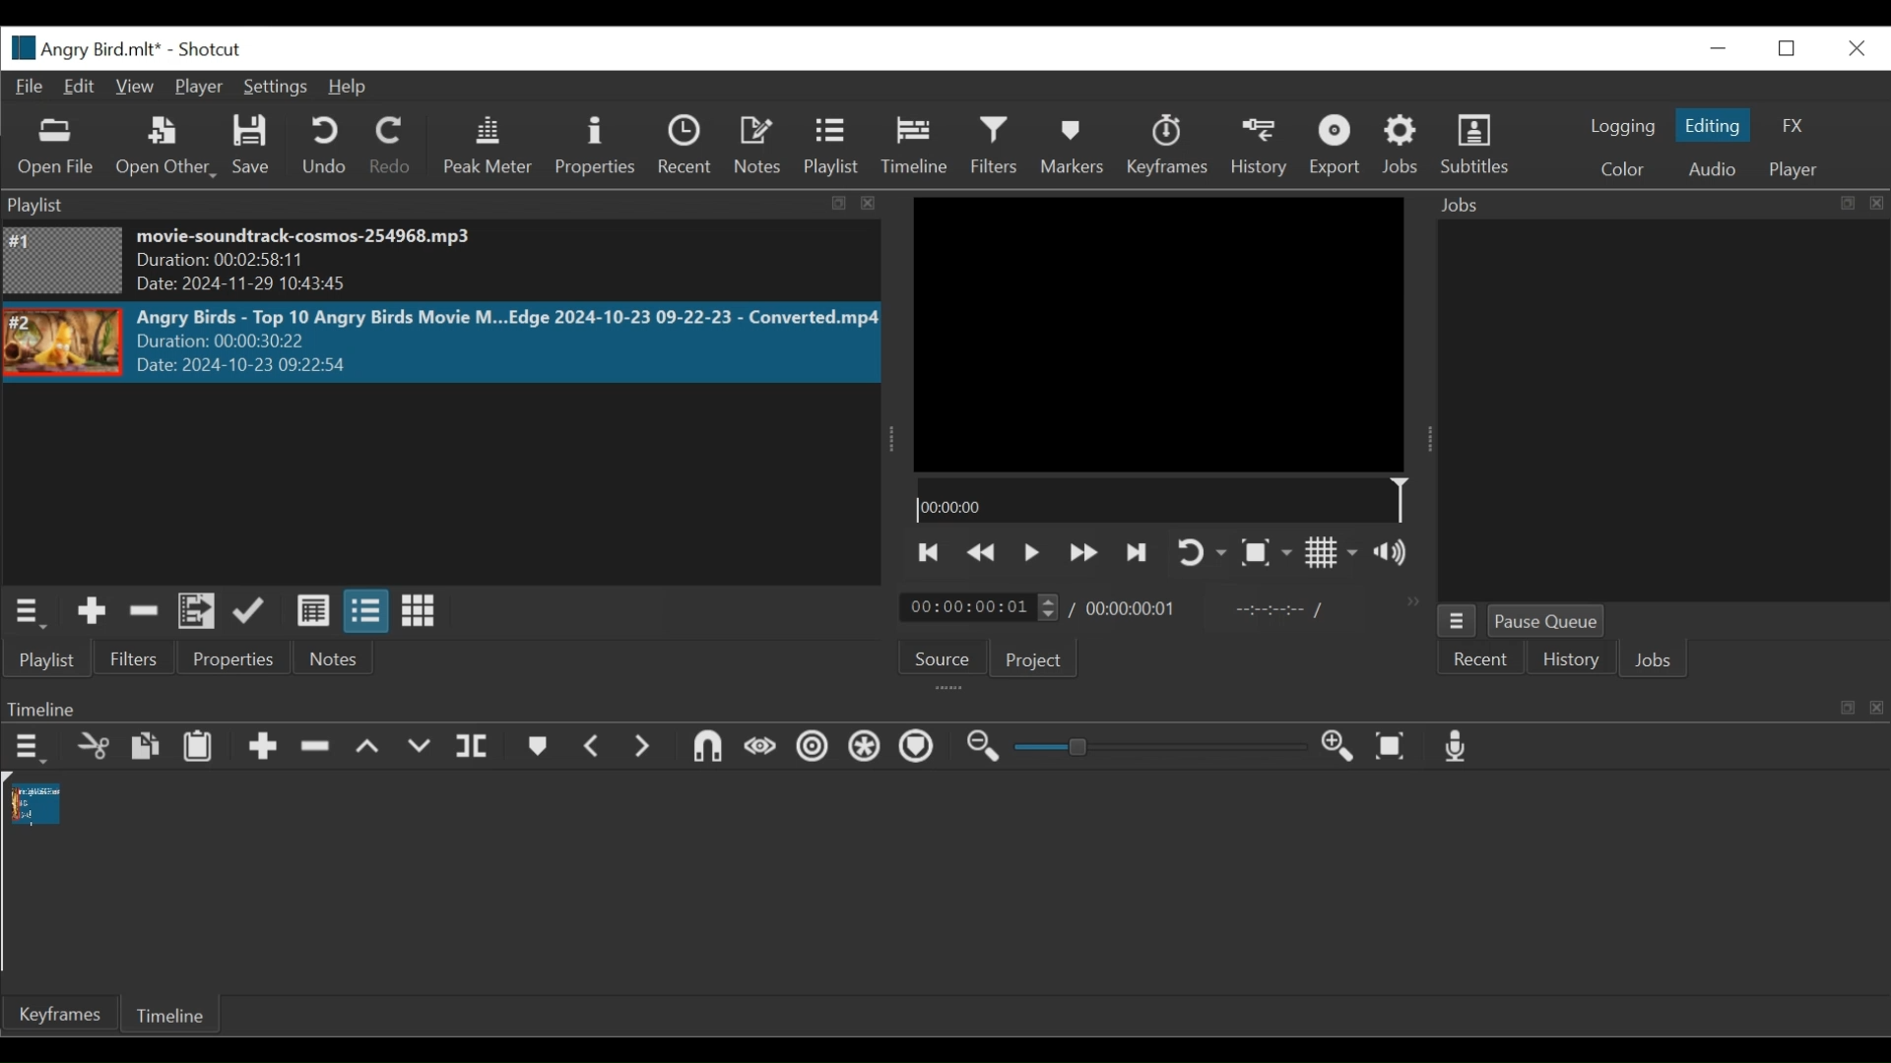 This screenshot has width=1891, height=1063. I want to click on Source, so click(944, 659).